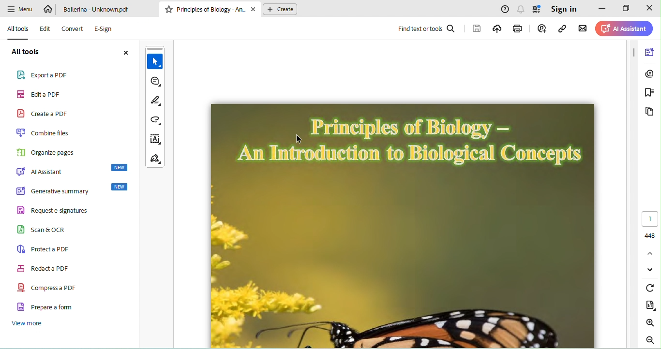 Image resolution: width=661 pixels, height=349 pixels. What do you see at coordinates (302, 139) in the screenshot?
I see `cursor` at bounding box center [302, 139].